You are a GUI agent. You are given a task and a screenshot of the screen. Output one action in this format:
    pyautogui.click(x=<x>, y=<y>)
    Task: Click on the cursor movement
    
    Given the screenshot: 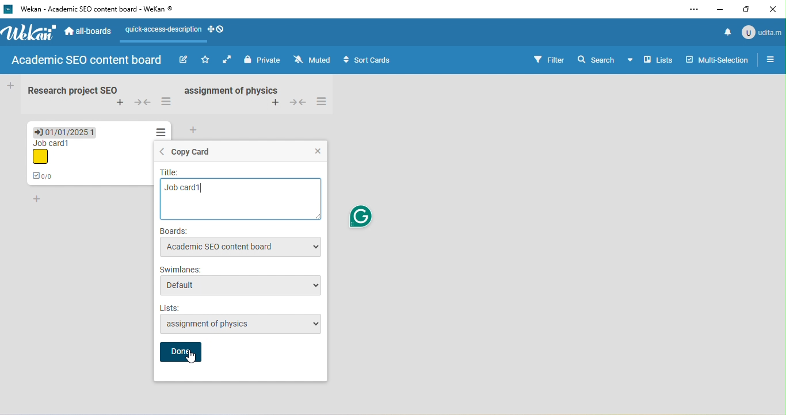 What is the action you would take?
    pyautogui.click(x=192, y=357)
    